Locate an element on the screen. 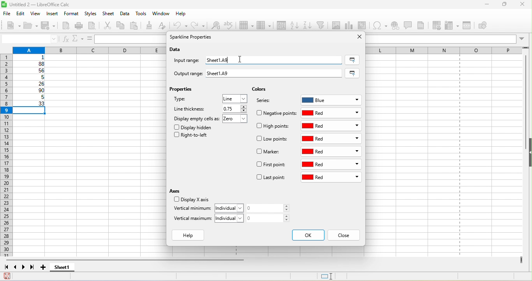  format is located at coordinates (70, 14).